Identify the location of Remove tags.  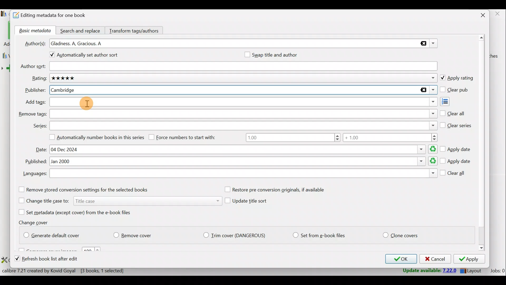
(243, 114).